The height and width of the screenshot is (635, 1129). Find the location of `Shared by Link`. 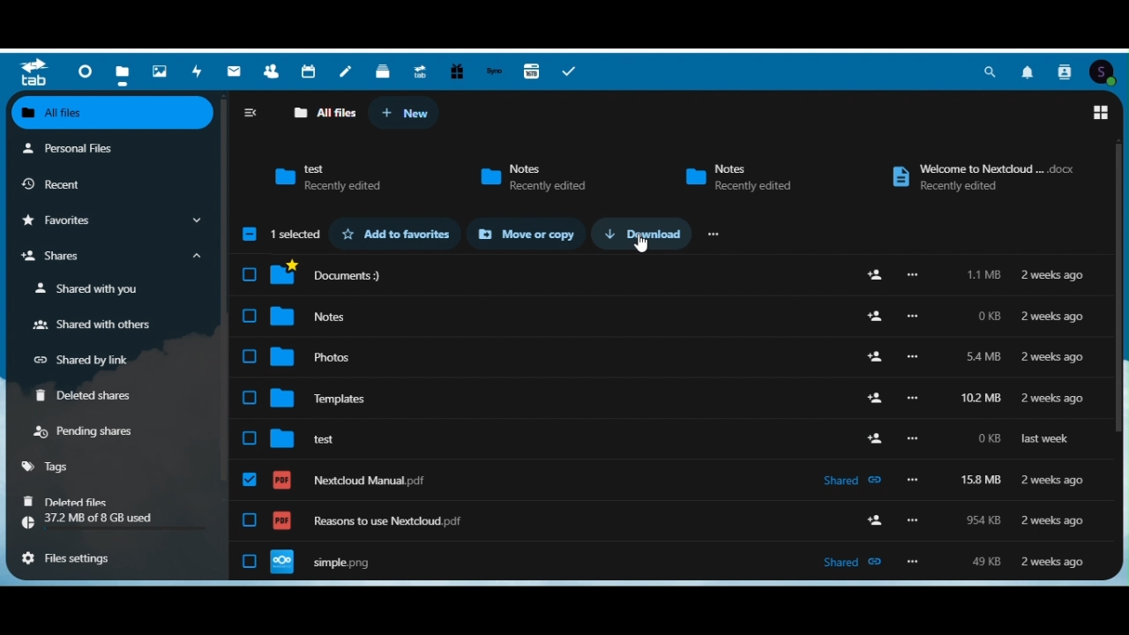

Shared by Link is located at coordinates (85, 361).